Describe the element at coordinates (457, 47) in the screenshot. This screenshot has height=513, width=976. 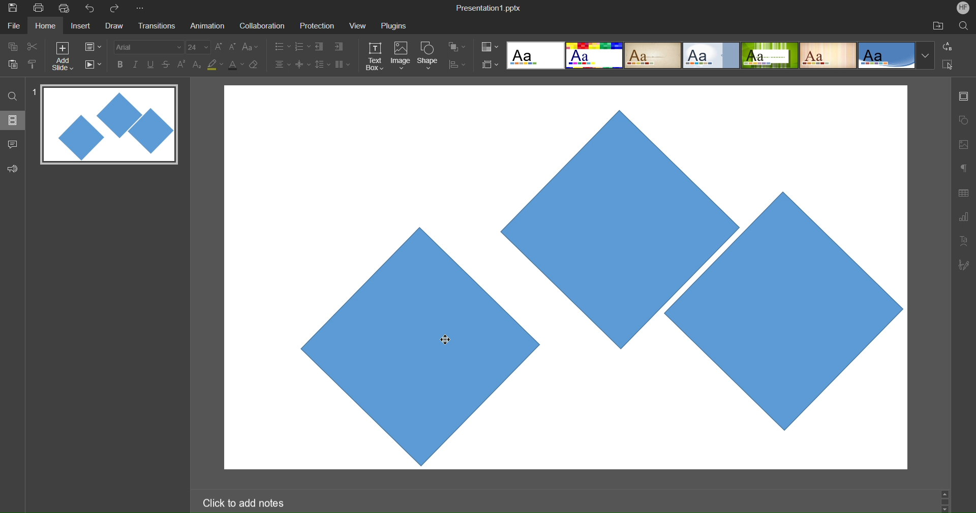
I see `Arrange` at that location.